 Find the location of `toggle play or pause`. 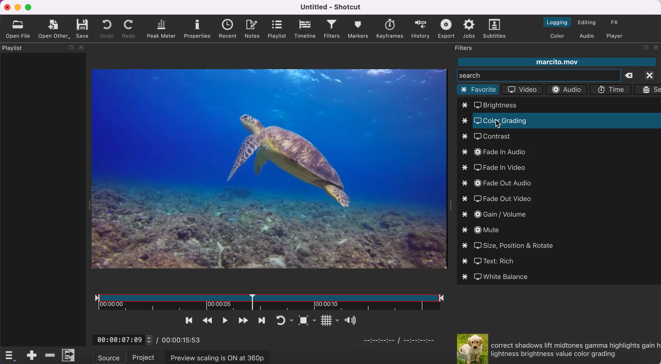

toggle play or pause is located at coordinates (224, 320).